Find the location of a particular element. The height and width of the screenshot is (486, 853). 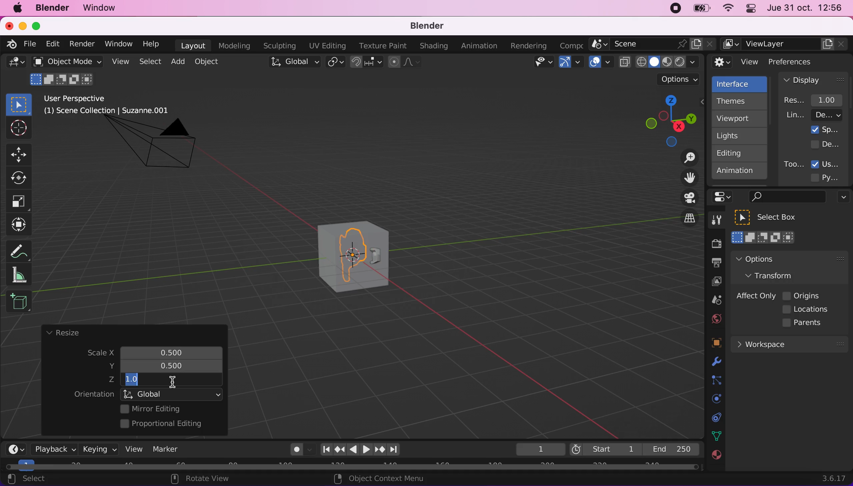

overlays is located at coordinates (601, 62).